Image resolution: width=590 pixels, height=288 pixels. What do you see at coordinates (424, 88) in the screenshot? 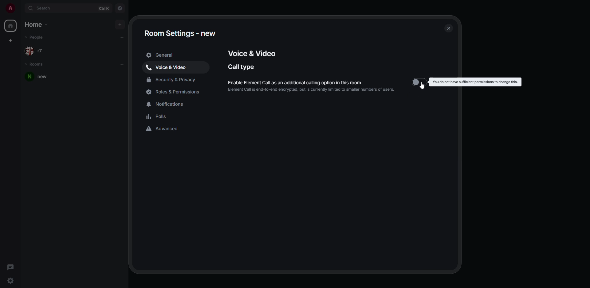
I see `cursor` at bounding box center [424, 88].